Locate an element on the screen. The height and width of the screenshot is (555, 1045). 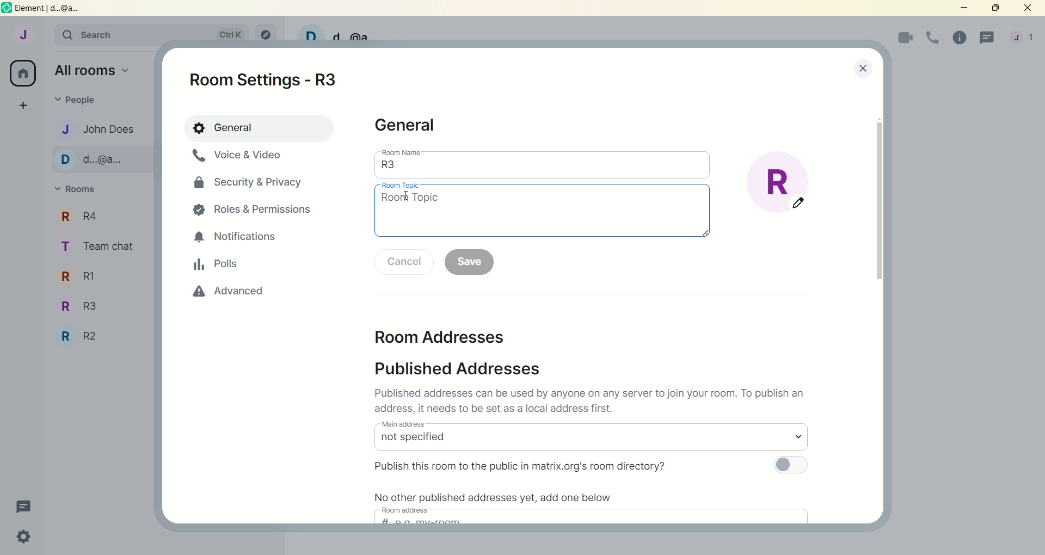
team chat is located at coordinates (98, 245).